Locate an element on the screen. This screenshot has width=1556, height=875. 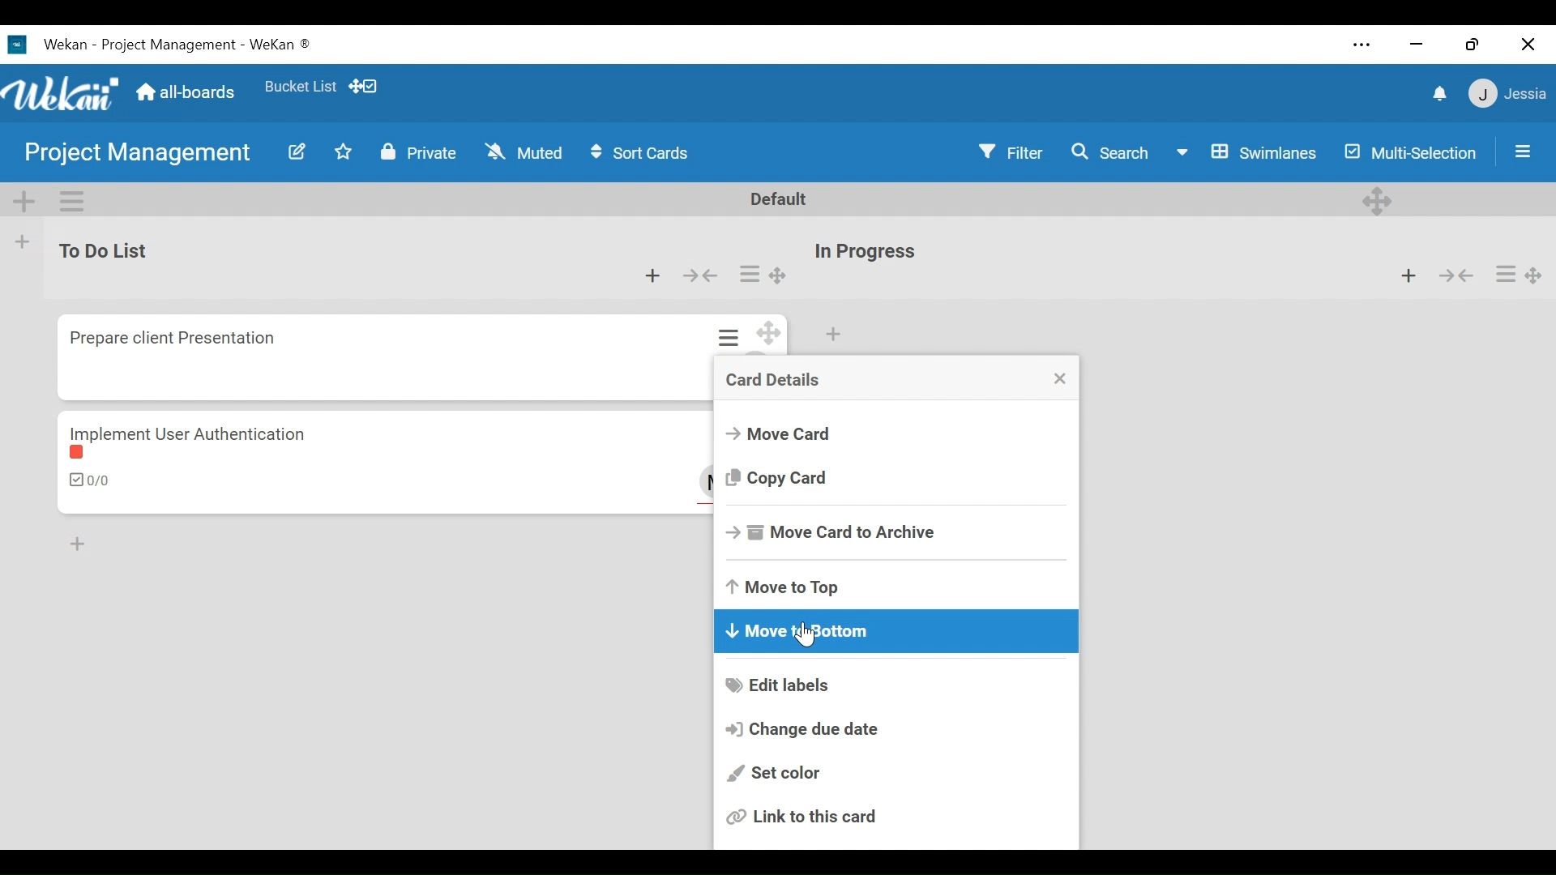
Favorites is located at coordinates (301, 87).